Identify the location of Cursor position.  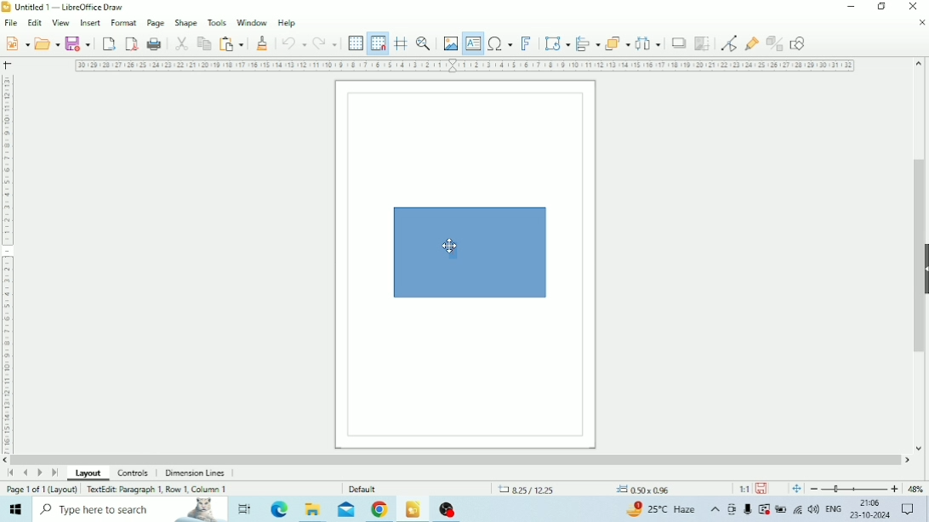
(585, 489).